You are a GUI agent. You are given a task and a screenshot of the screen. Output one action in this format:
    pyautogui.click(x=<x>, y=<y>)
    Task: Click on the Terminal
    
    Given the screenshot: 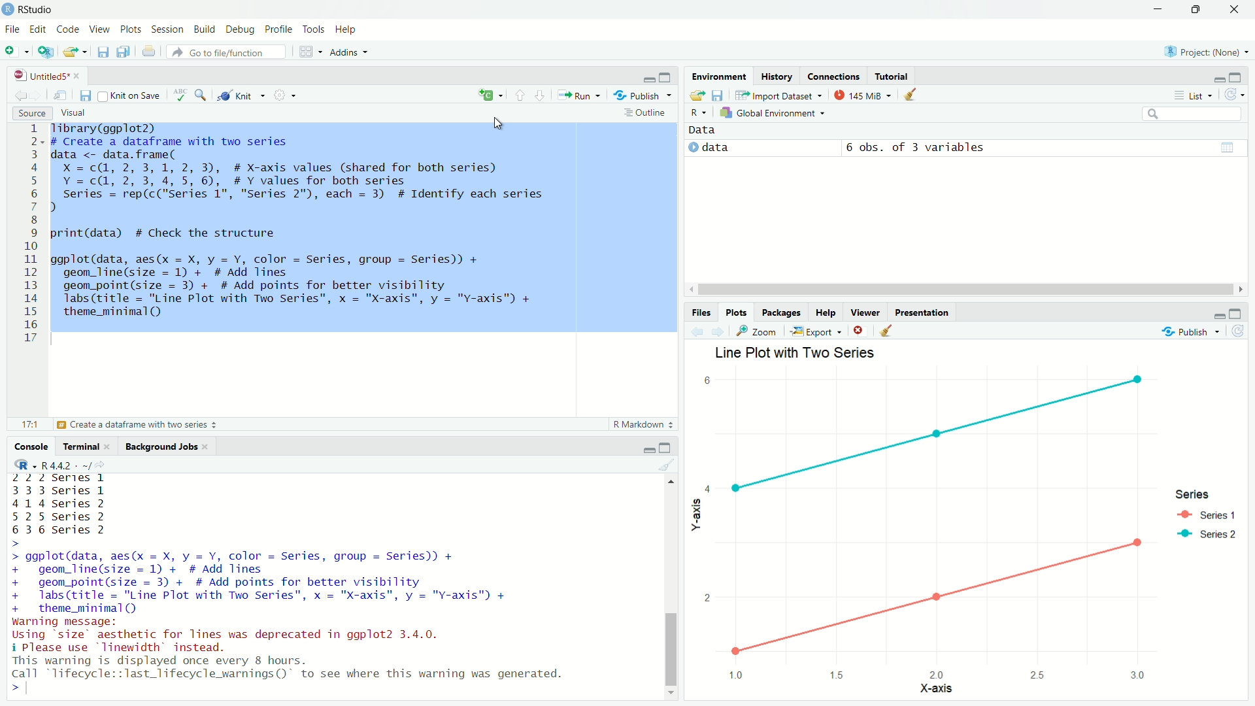 What is the action you would take?
    pyautogui.click(x=86, y=446)
    